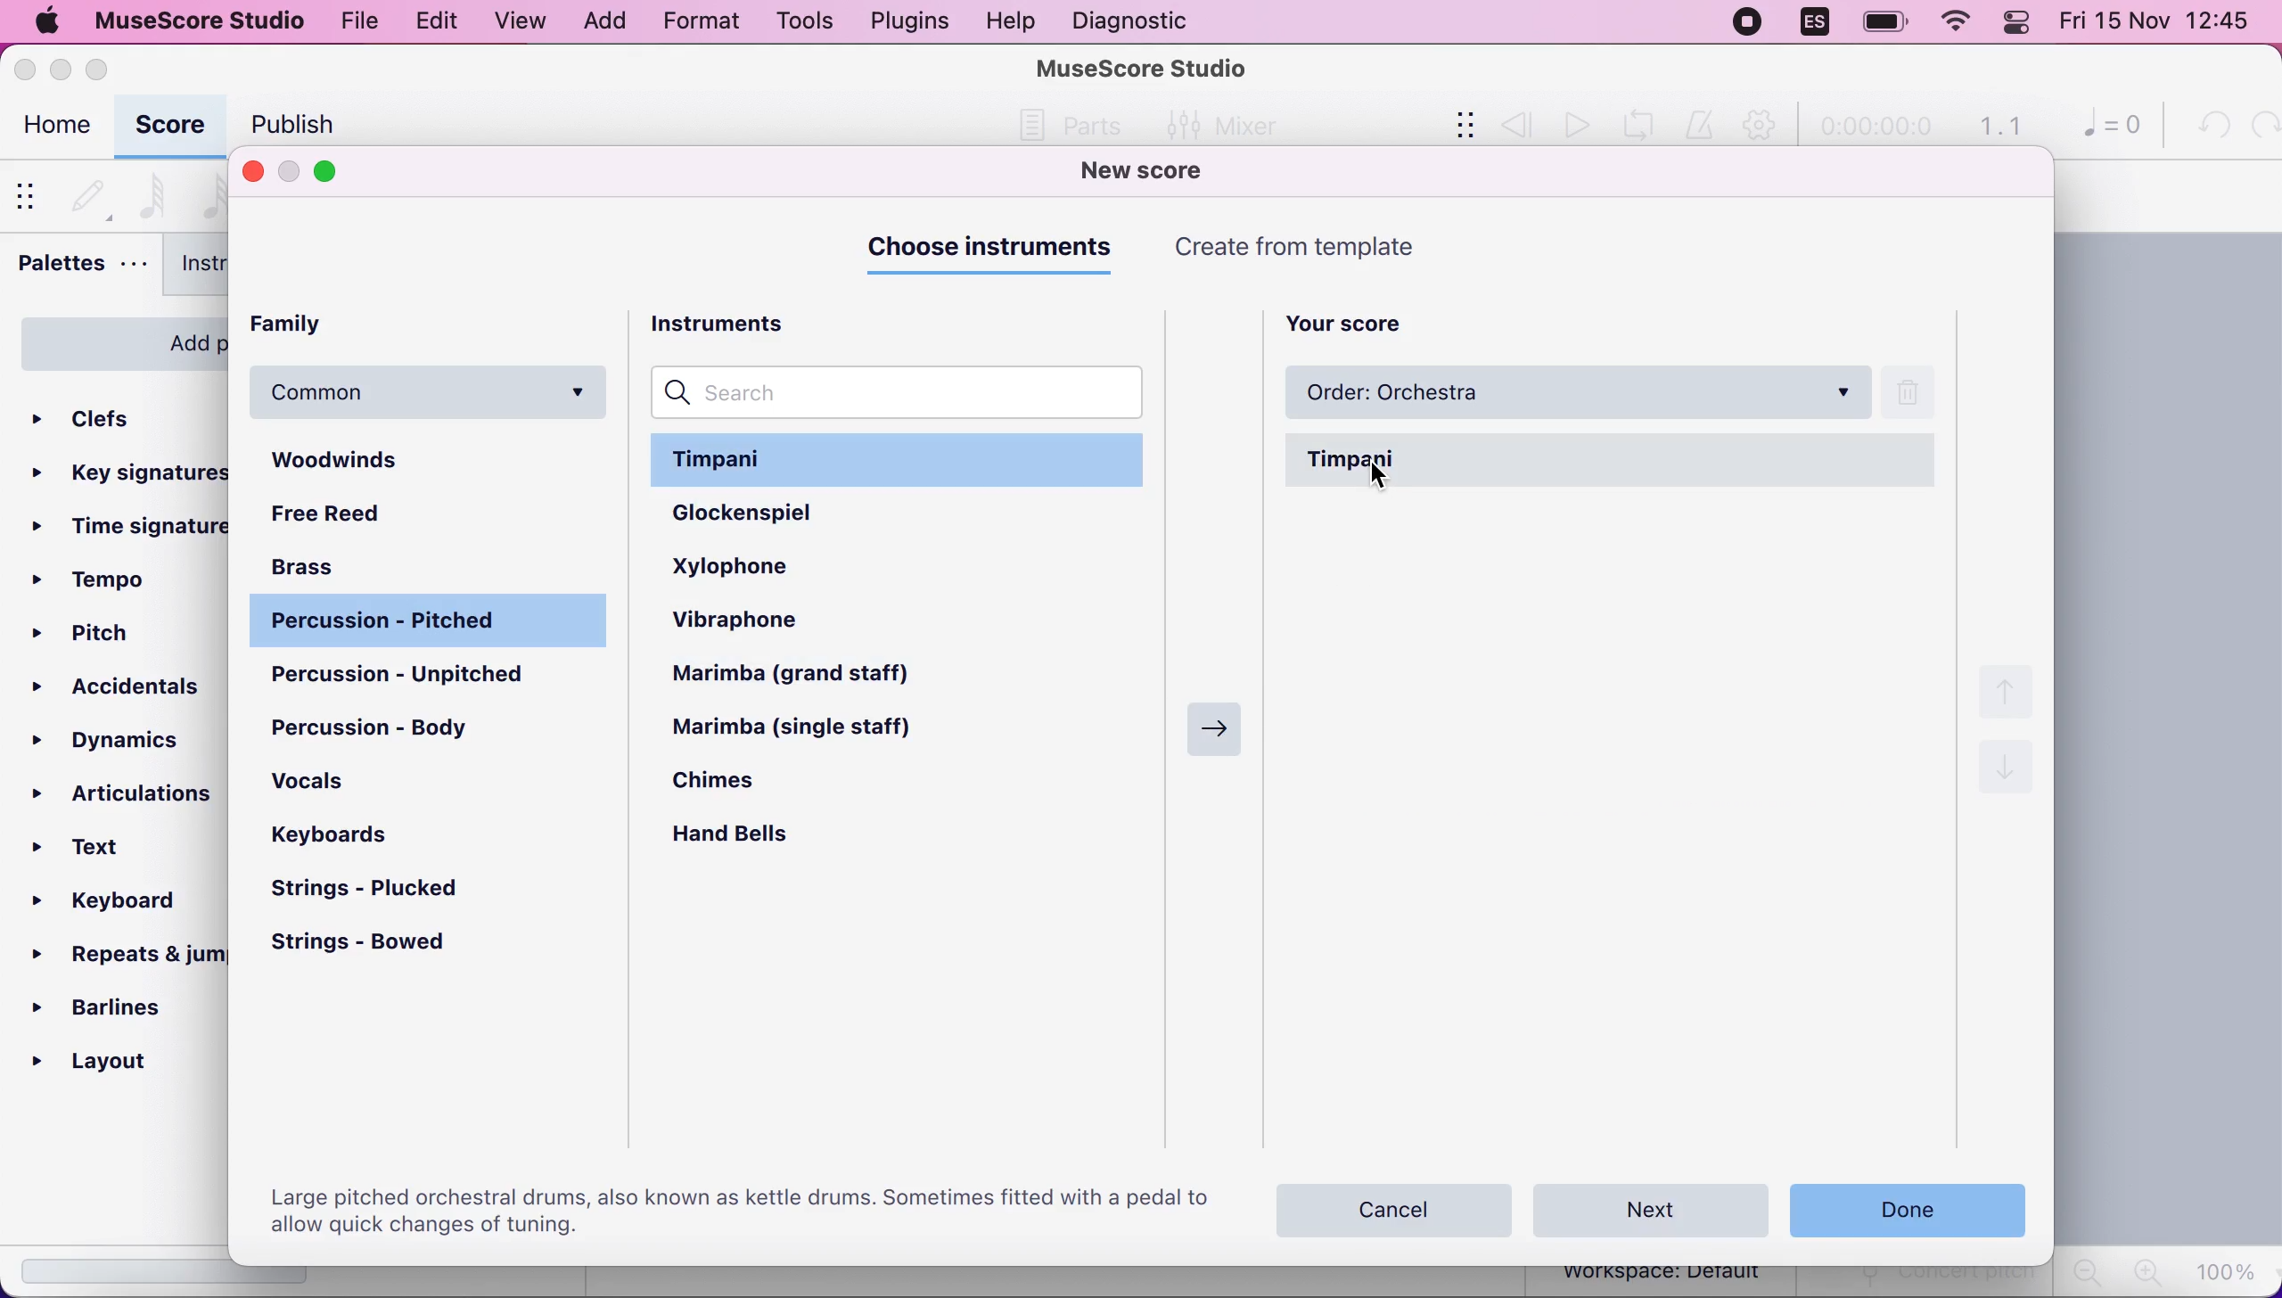  I want to click on choose instruments, so click(996, 249).